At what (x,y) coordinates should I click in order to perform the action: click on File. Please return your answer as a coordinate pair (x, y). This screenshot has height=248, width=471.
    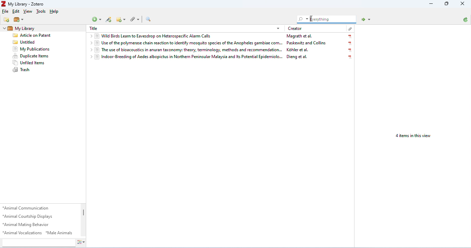
    Looking at the image, I should click on (5, 12).